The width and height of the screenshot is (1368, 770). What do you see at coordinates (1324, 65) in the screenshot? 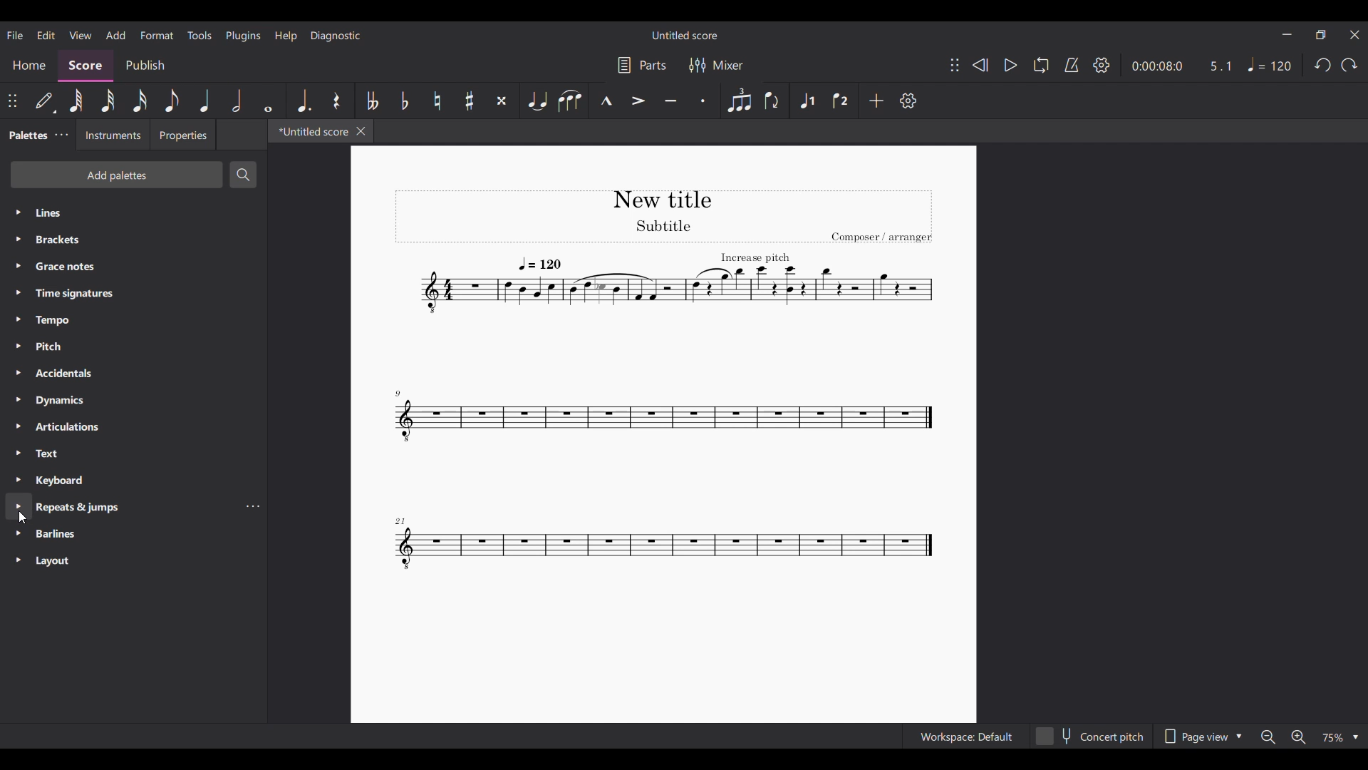
I see `Undo` at bounding box center [1324, 65].